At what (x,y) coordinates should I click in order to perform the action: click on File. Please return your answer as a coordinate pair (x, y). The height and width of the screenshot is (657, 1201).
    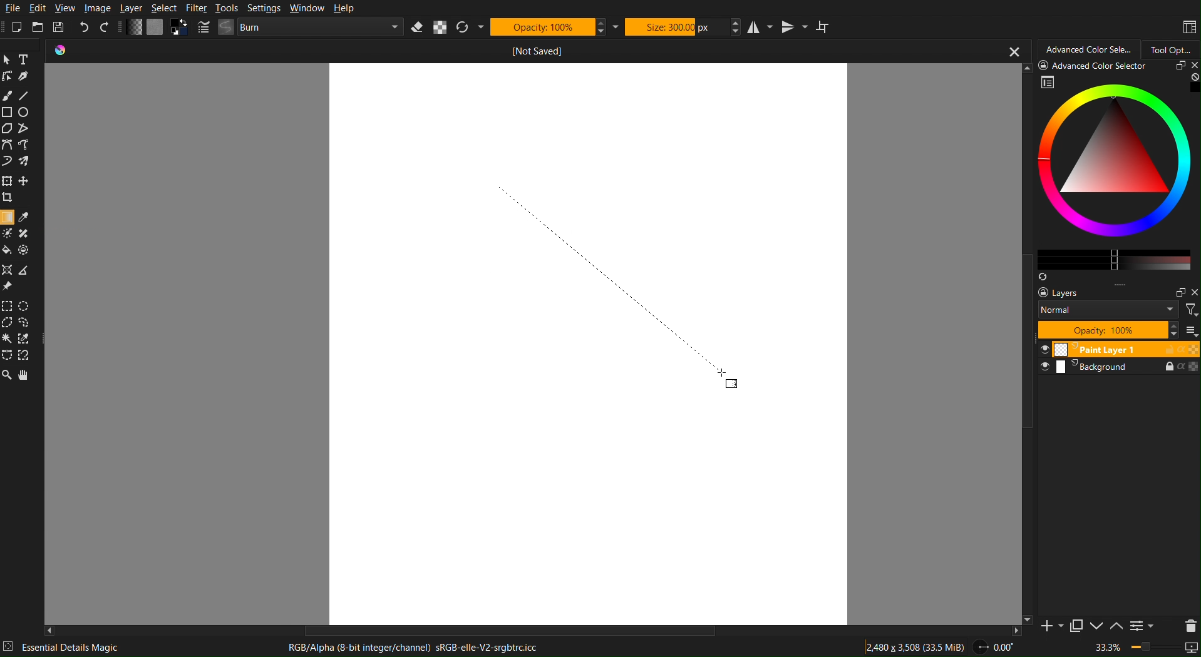
    Looking at the image, I should click on (13, 9).